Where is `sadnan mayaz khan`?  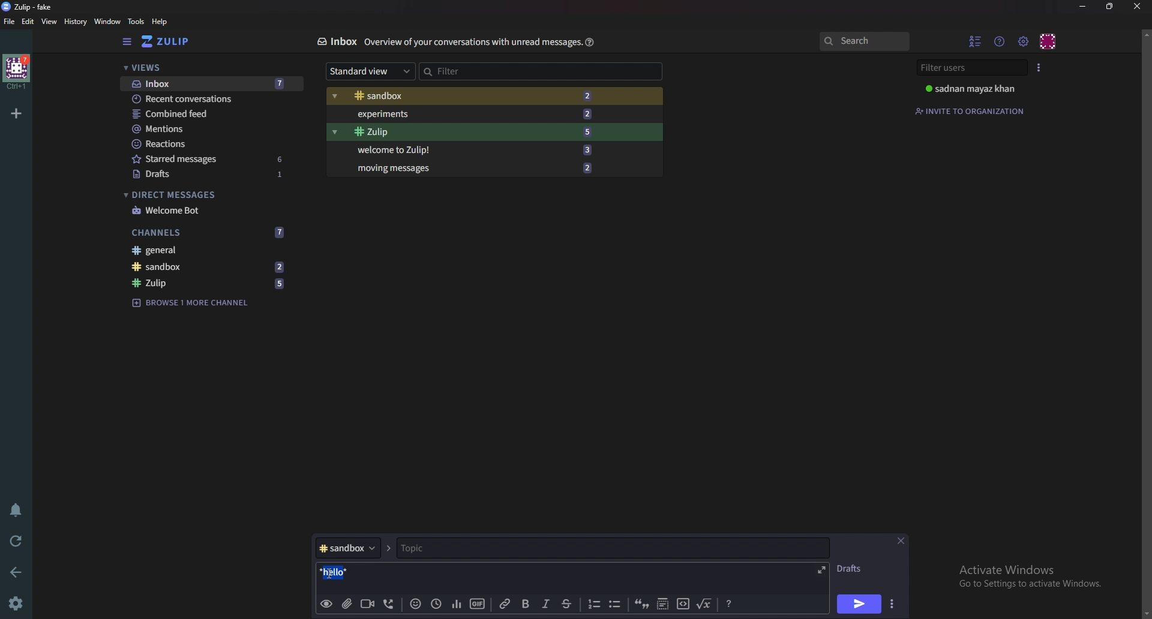 sadnan mayaz khan is located at coordinates (971, 89).